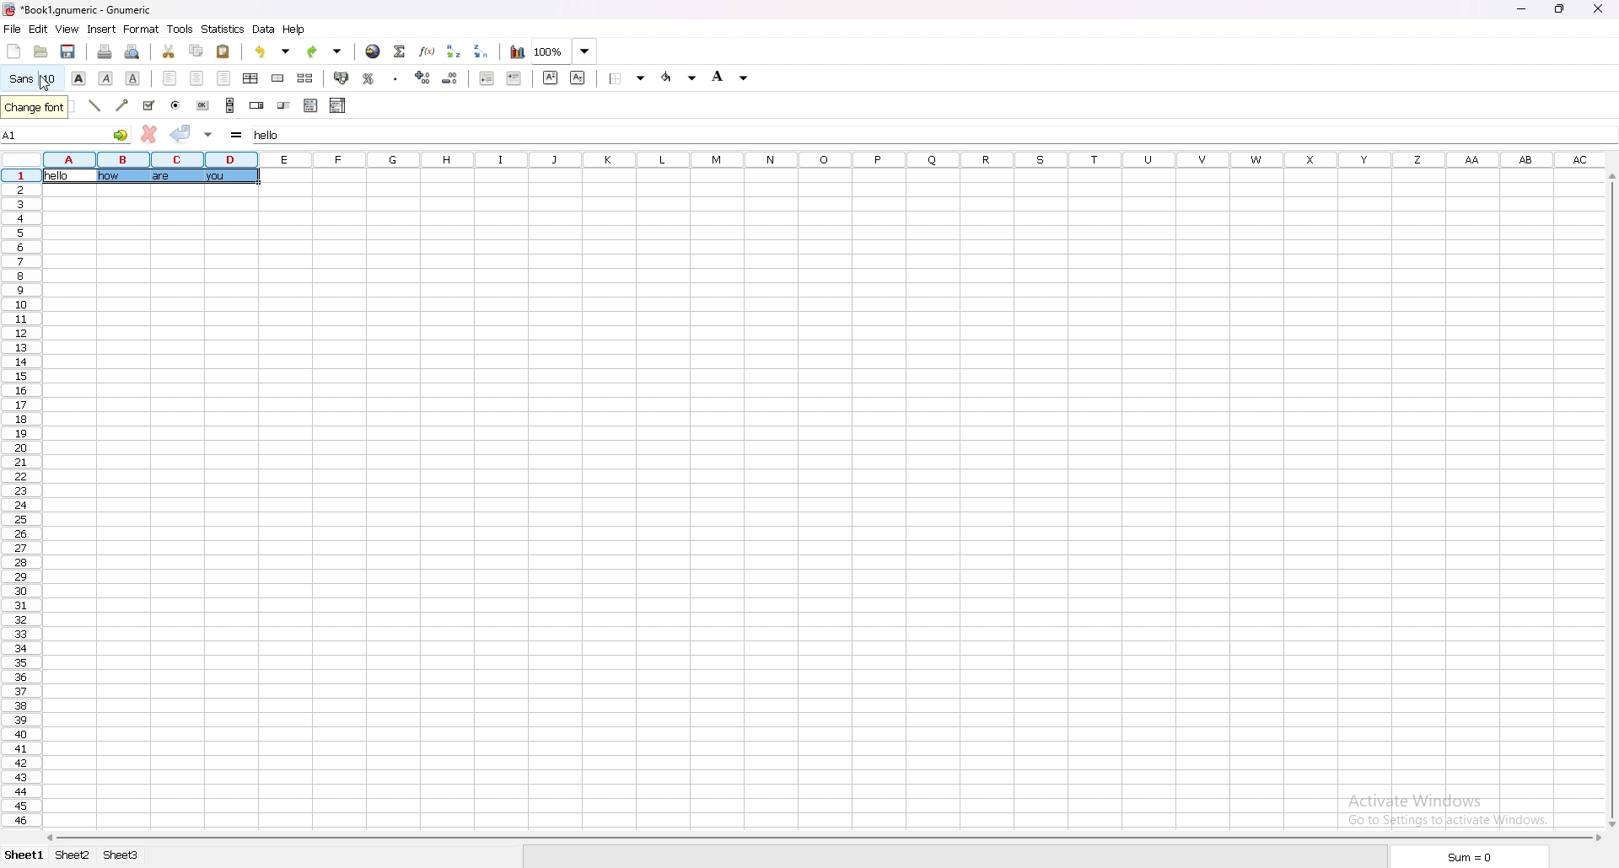 This screenshot has height=868, width=1619. What do you see at coordinates (424, 78) in the screenshot?
I see `increase decimal` at bounding box center [424, 78].